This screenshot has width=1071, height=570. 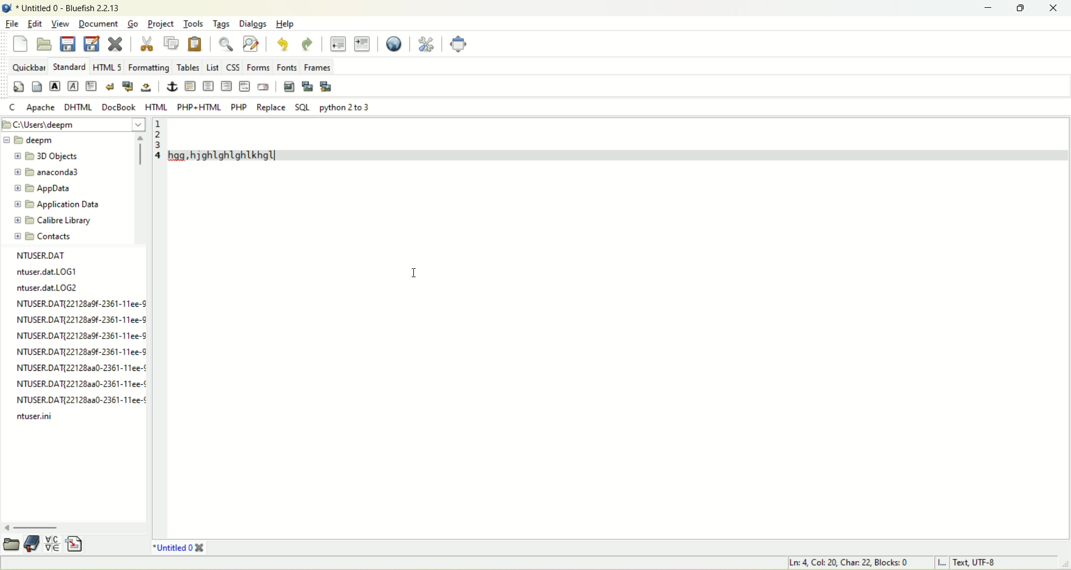 What do you see at coordinates (250, 44) in the screenshot?
I see `find and replace` at bounding box center [250, 44].